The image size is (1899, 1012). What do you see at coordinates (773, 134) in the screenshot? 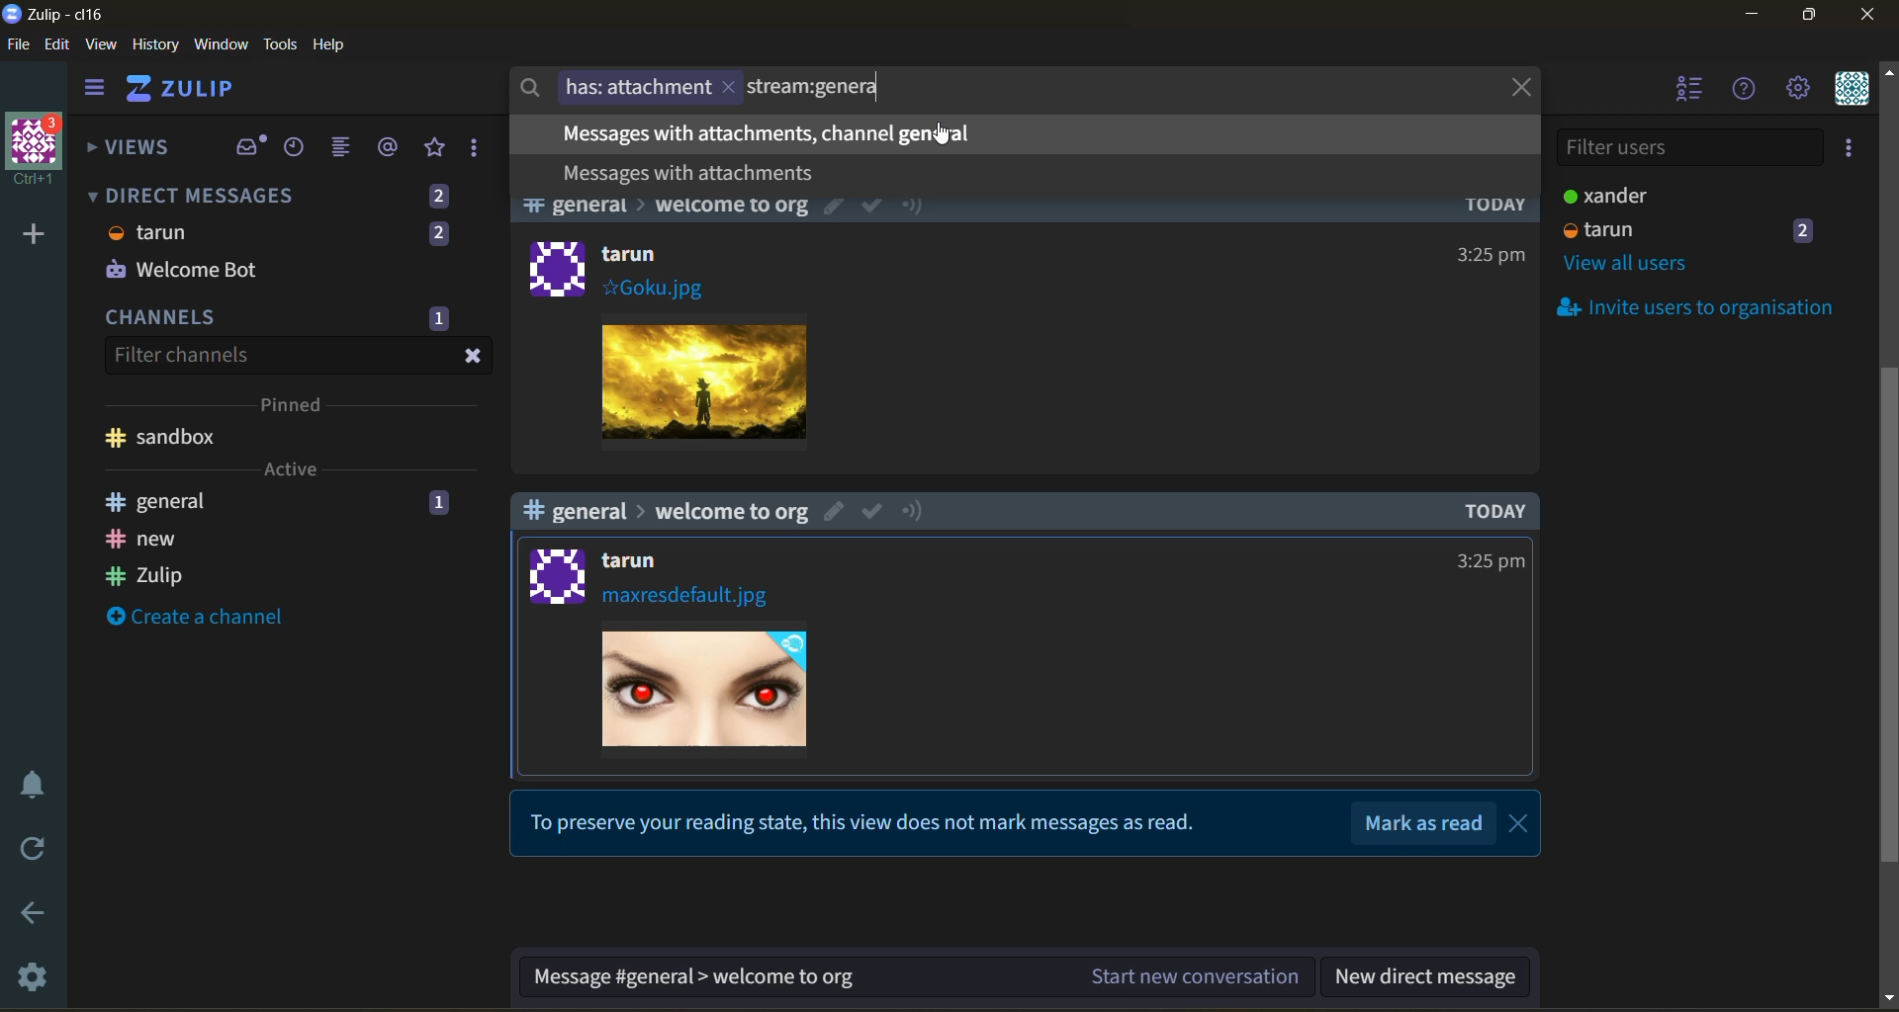
I see `Messages with attachments, channel general` at bounding box center [773, 134].